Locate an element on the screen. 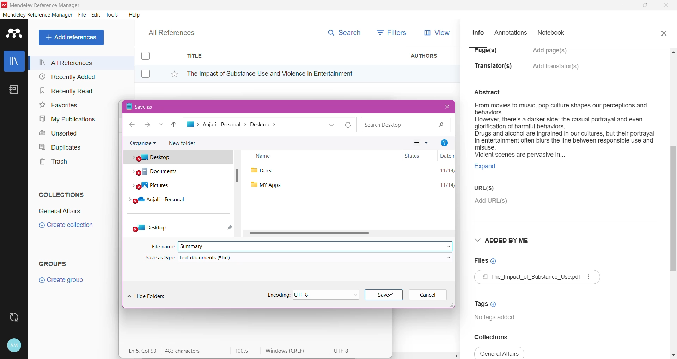 This screenshot has height=359, width=677. Library is located at coordinates (14, 62).